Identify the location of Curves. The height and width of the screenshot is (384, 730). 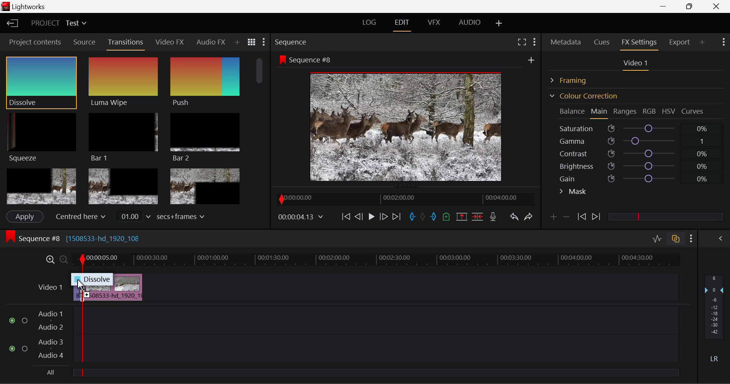
(693, 111).